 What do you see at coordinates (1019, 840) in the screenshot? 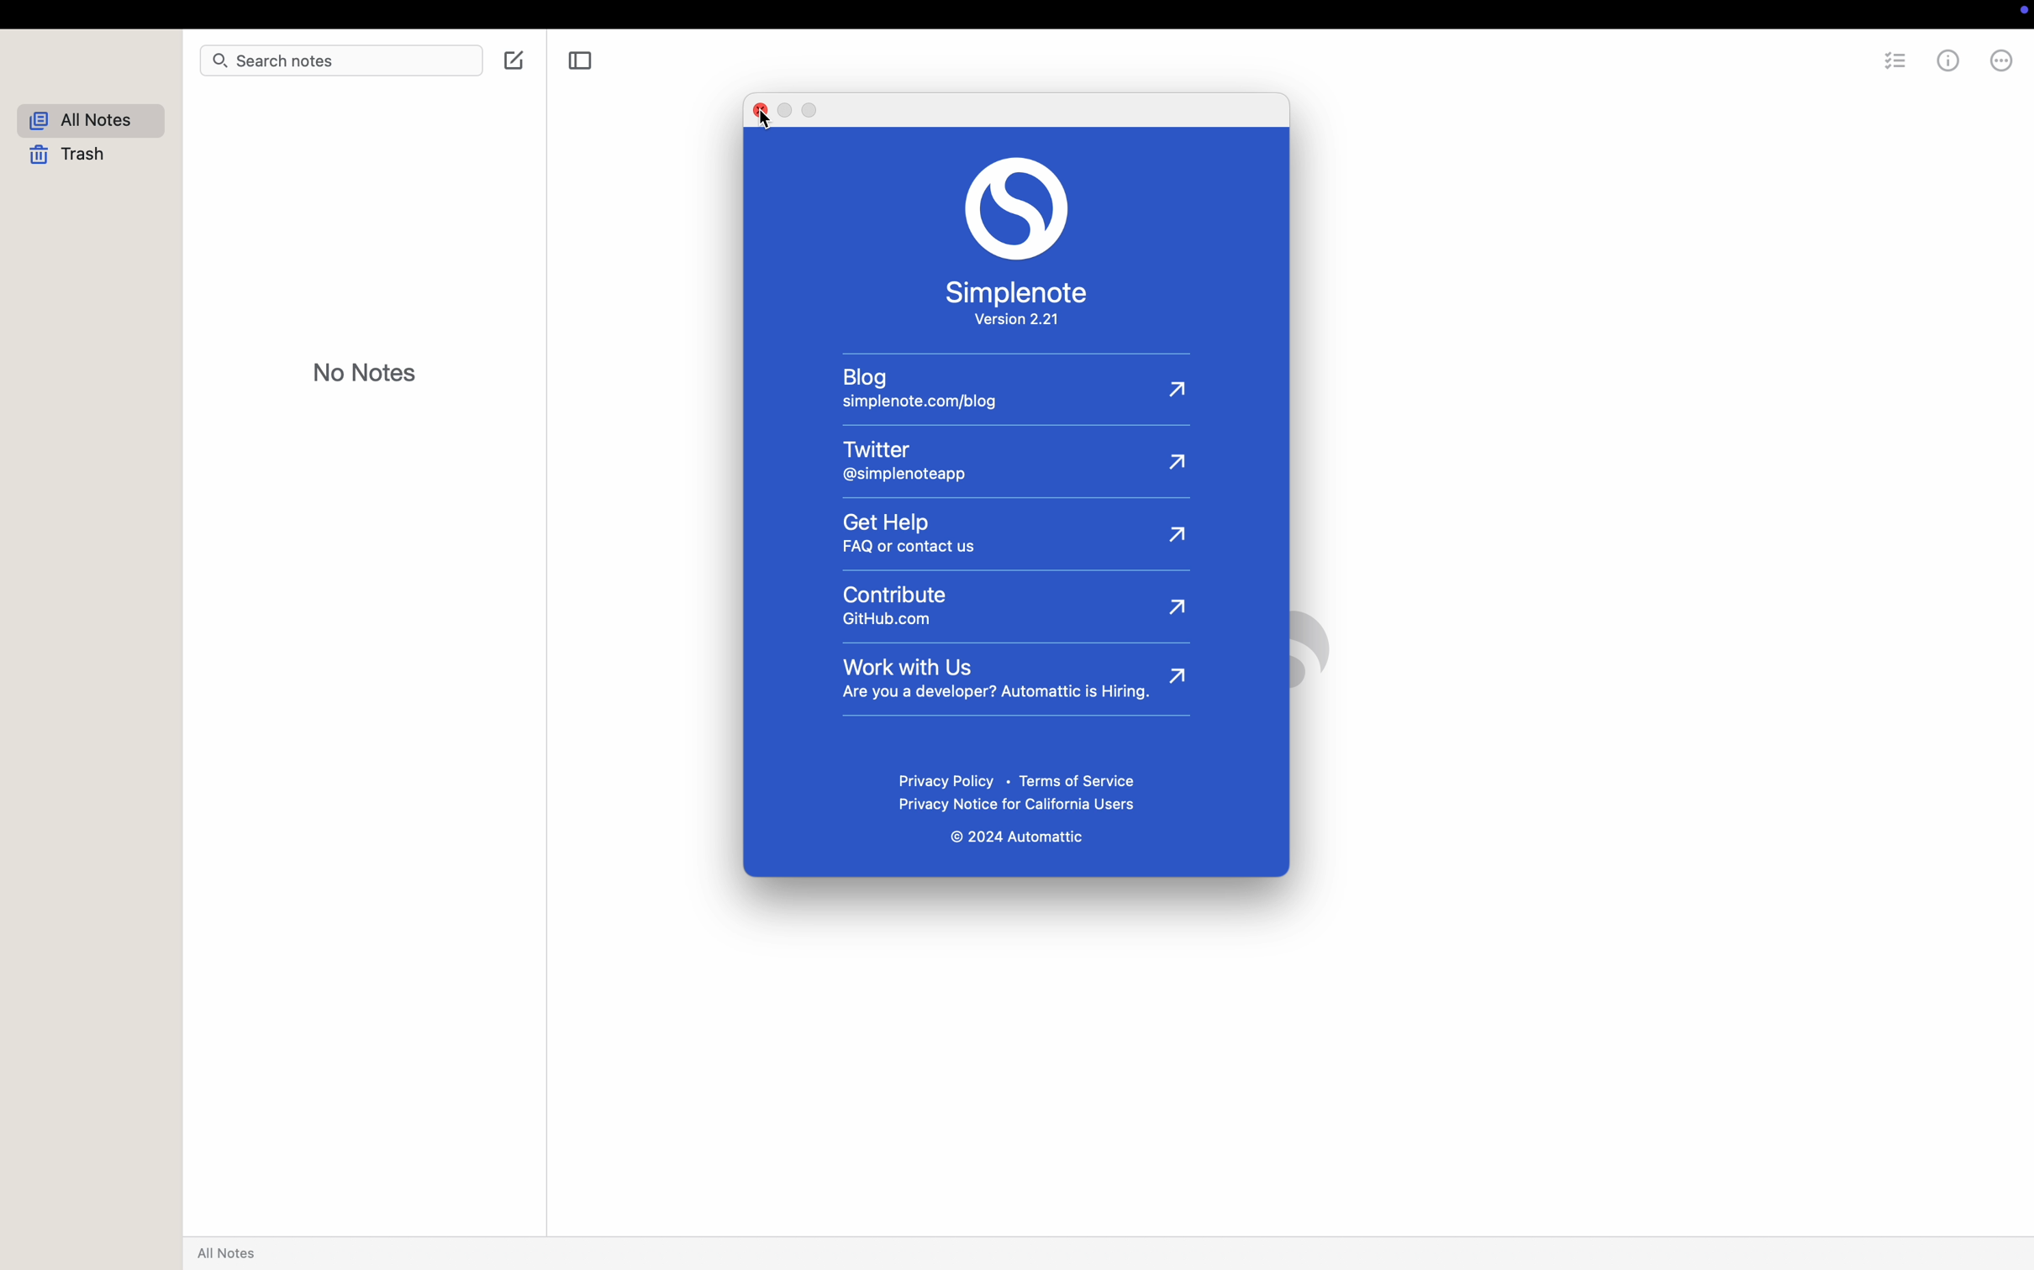
I see `2024 automatic` at bounding box center [1019, 840].